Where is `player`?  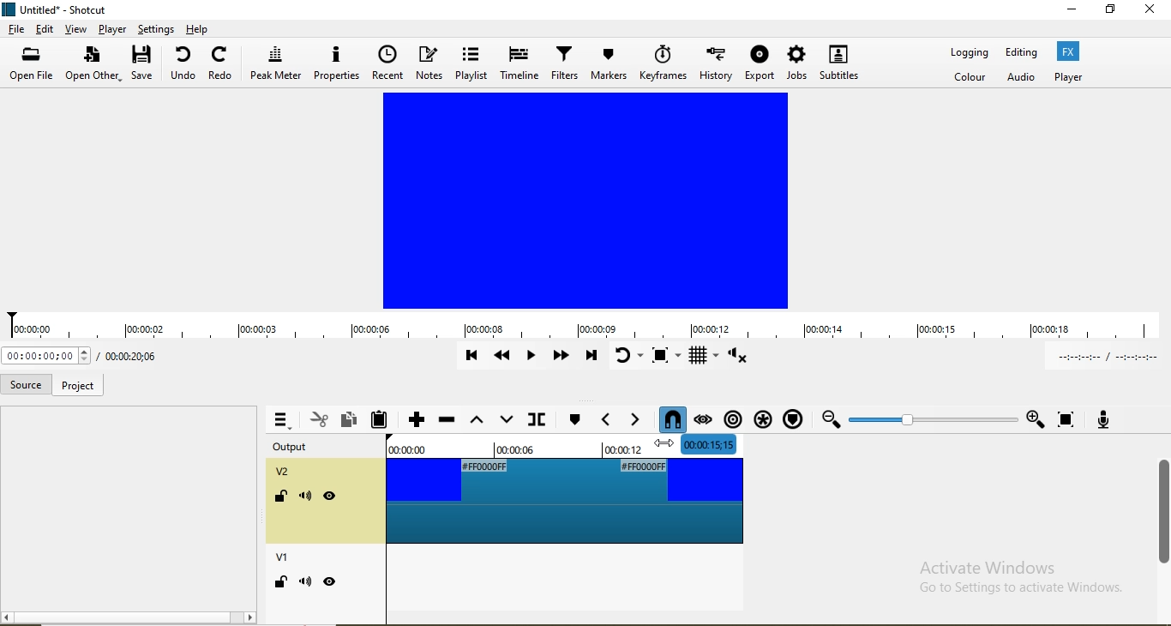
player is located at coordinates (111, 29).